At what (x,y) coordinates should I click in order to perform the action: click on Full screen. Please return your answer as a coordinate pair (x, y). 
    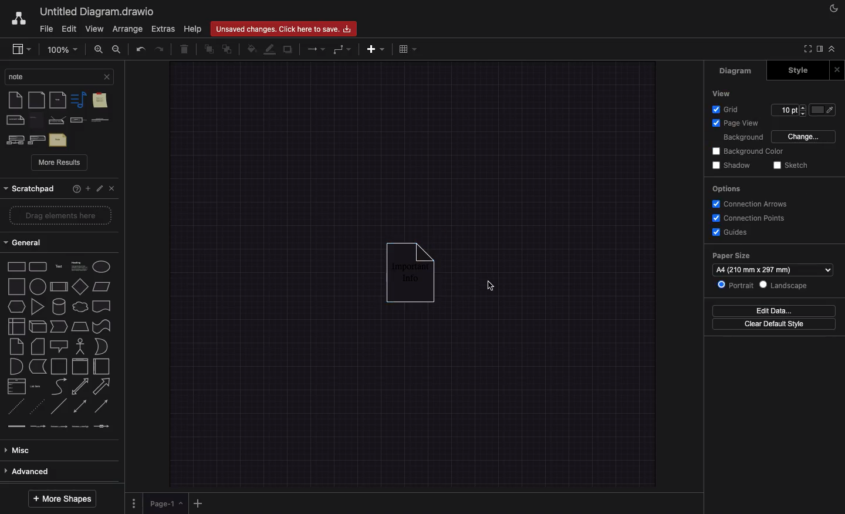
    Looking at the image, I should click on (808, 49).